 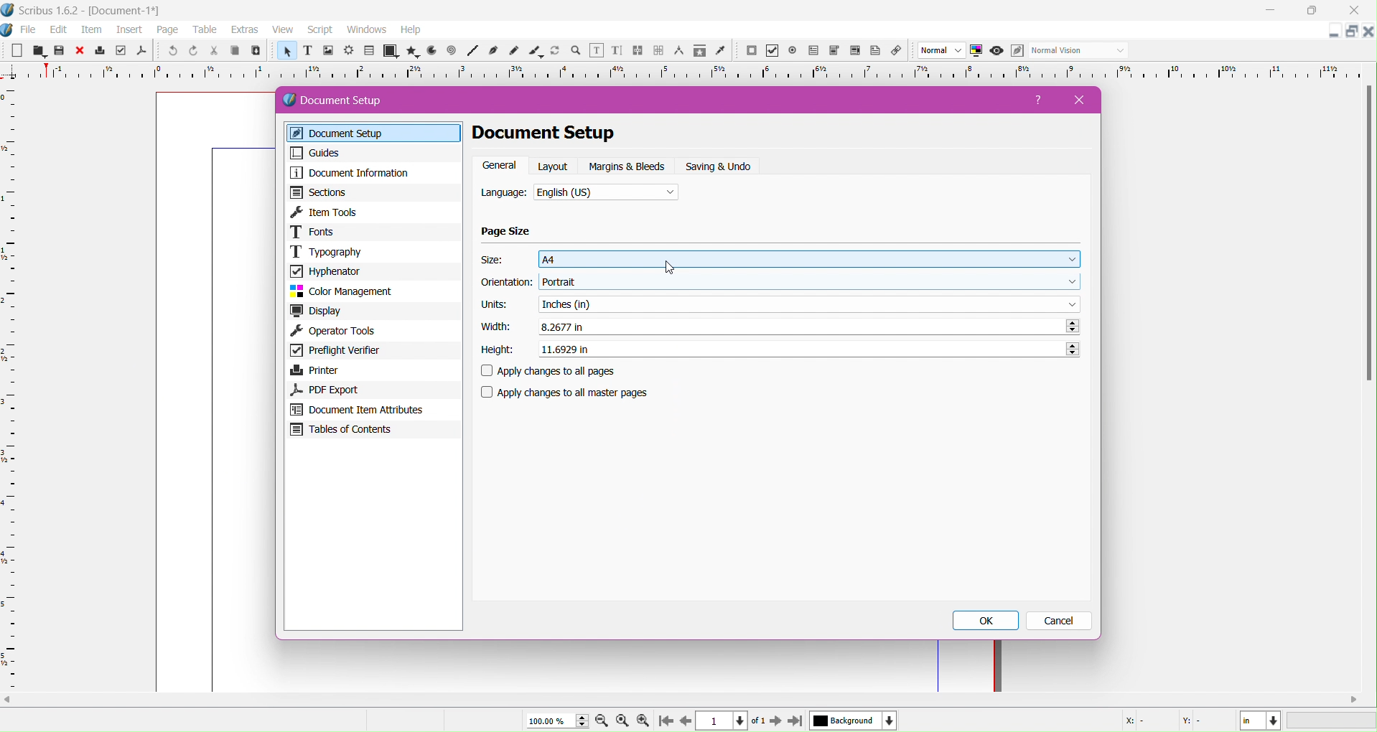 What do you see at coordinates (348, 51) in the screenshot?
I see `render frame` at bounding box center [348, 51].